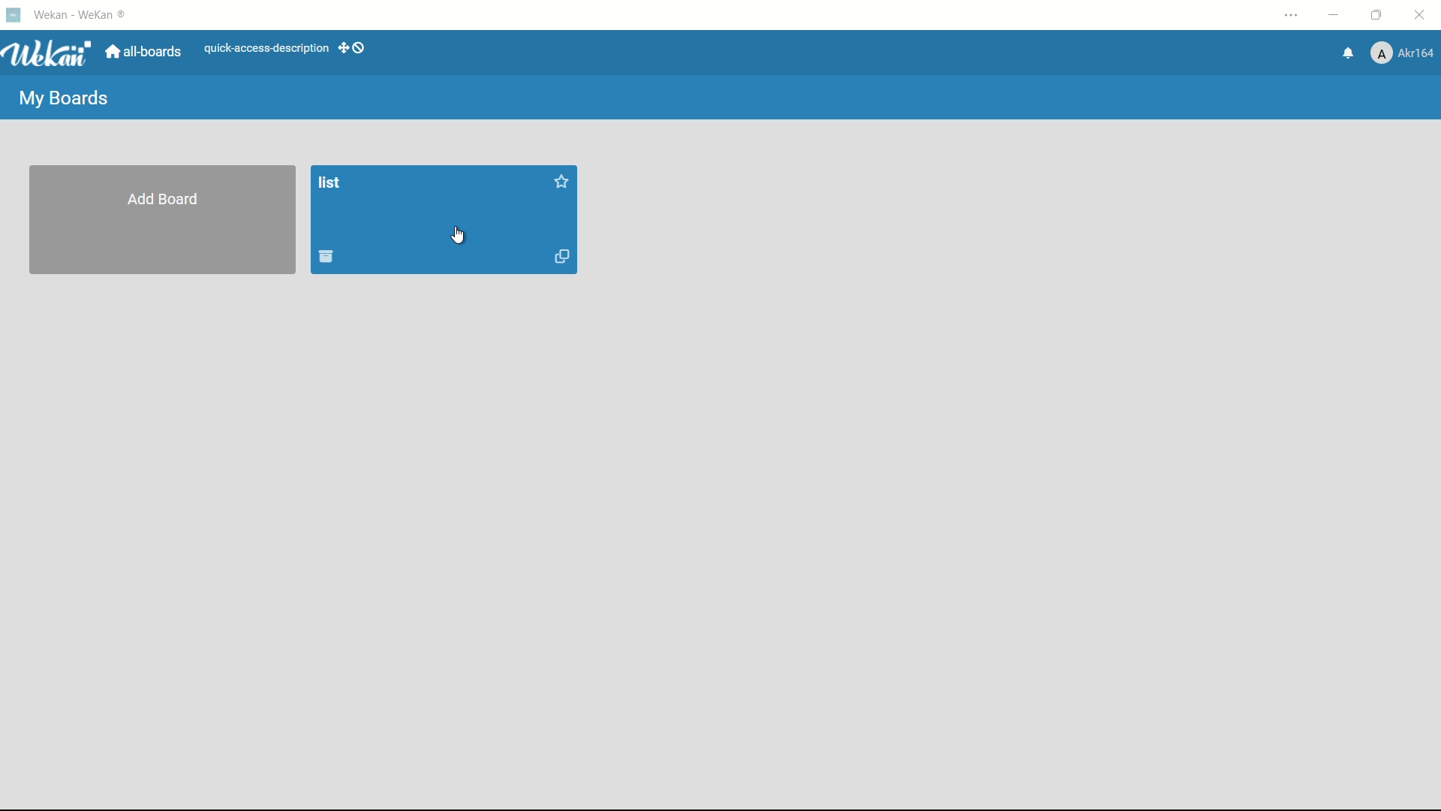 Image resolution: width=1441 pixels, height=811 pixels. Describe the element at coordinates (353, 49) in the screenshot. I see `show-desktop-drag-handles` at that location.